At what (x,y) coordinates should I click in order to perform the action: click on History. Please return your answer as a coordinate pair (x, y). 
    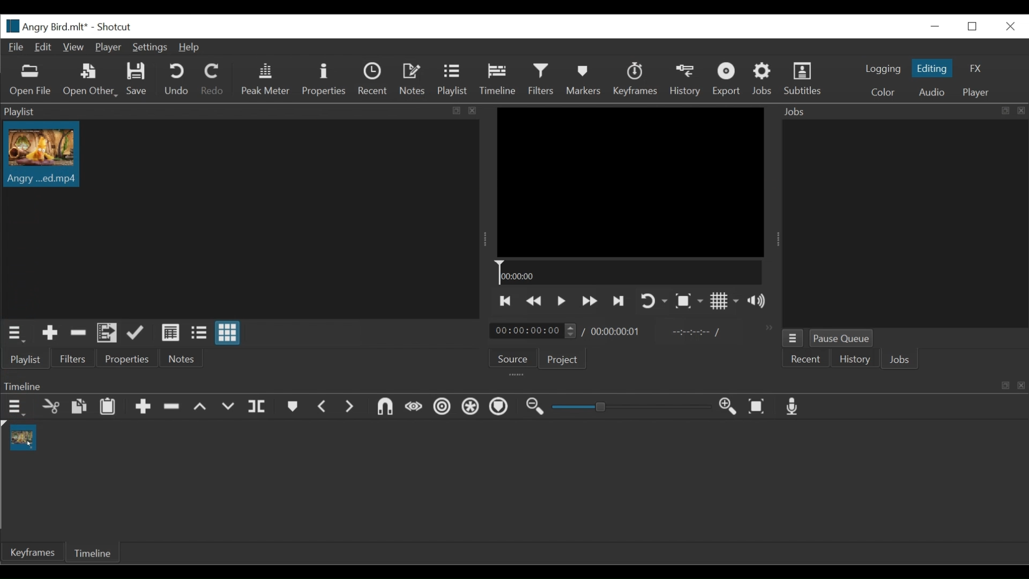
    Looking at the image, I should click on (686, 81).